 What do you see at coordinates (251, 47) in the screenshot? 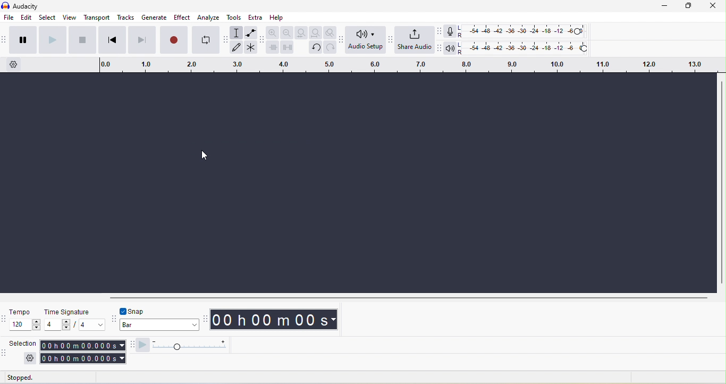
I see `multi-tool` at bounding box center [251, 47].